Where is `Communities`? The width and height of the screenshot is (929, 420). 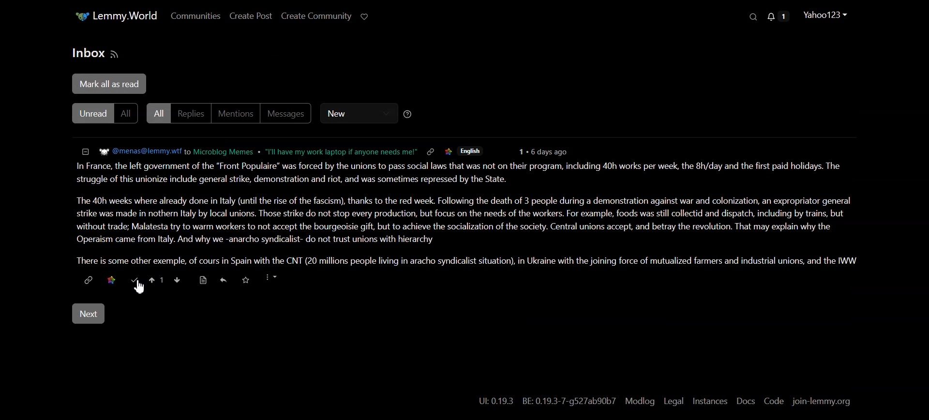
Communities is located at coordinates (190, 17).